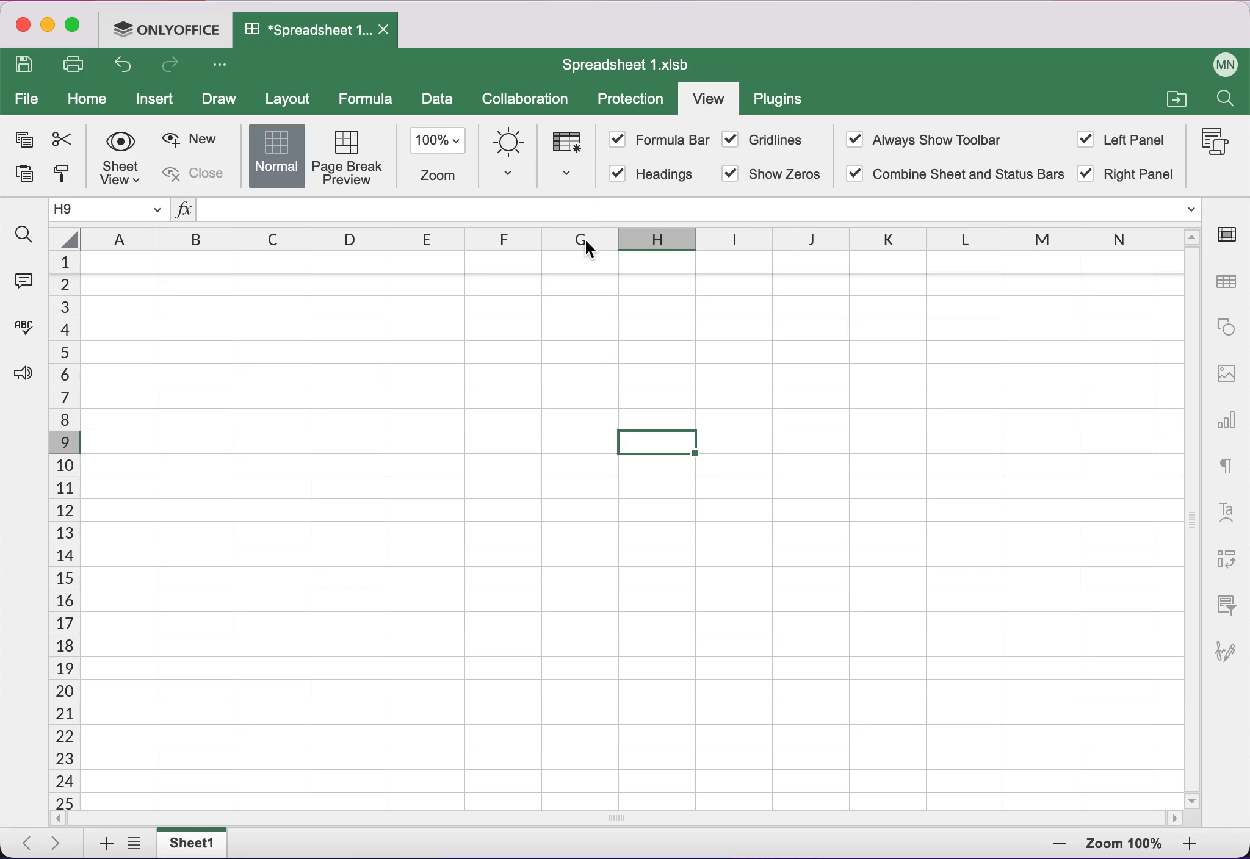 The width and height of the screenshot is (1250, 859). What do you see at coordinates (111, 209) in the screenshot?
I see `current cell` at bounding box center [111, 209].